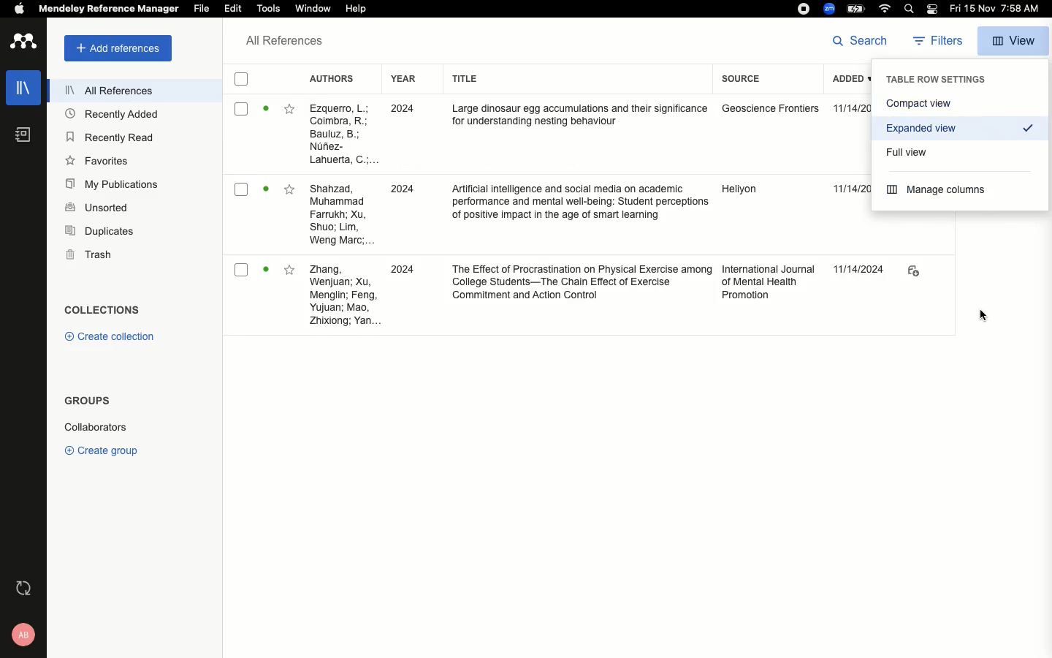 This screenshot has width=1052, height=658. I want to click on Title, so click(463, 80).